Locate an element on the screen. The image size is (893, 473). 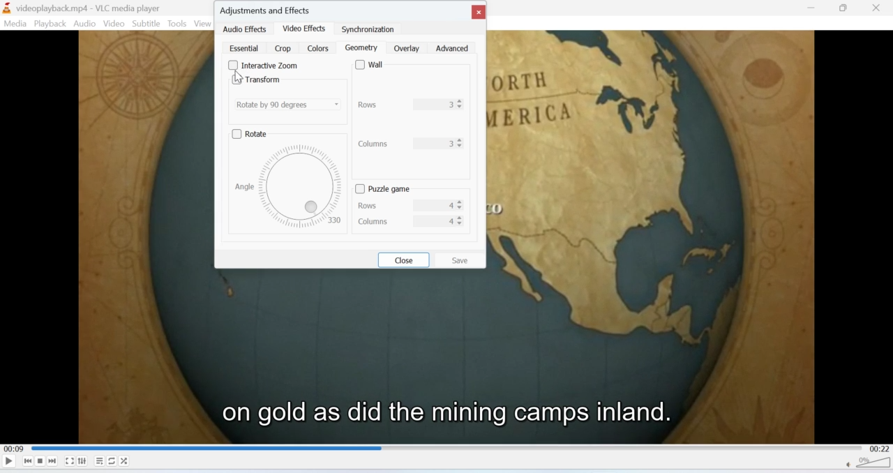
overlay is located at coordinates (405, 48).